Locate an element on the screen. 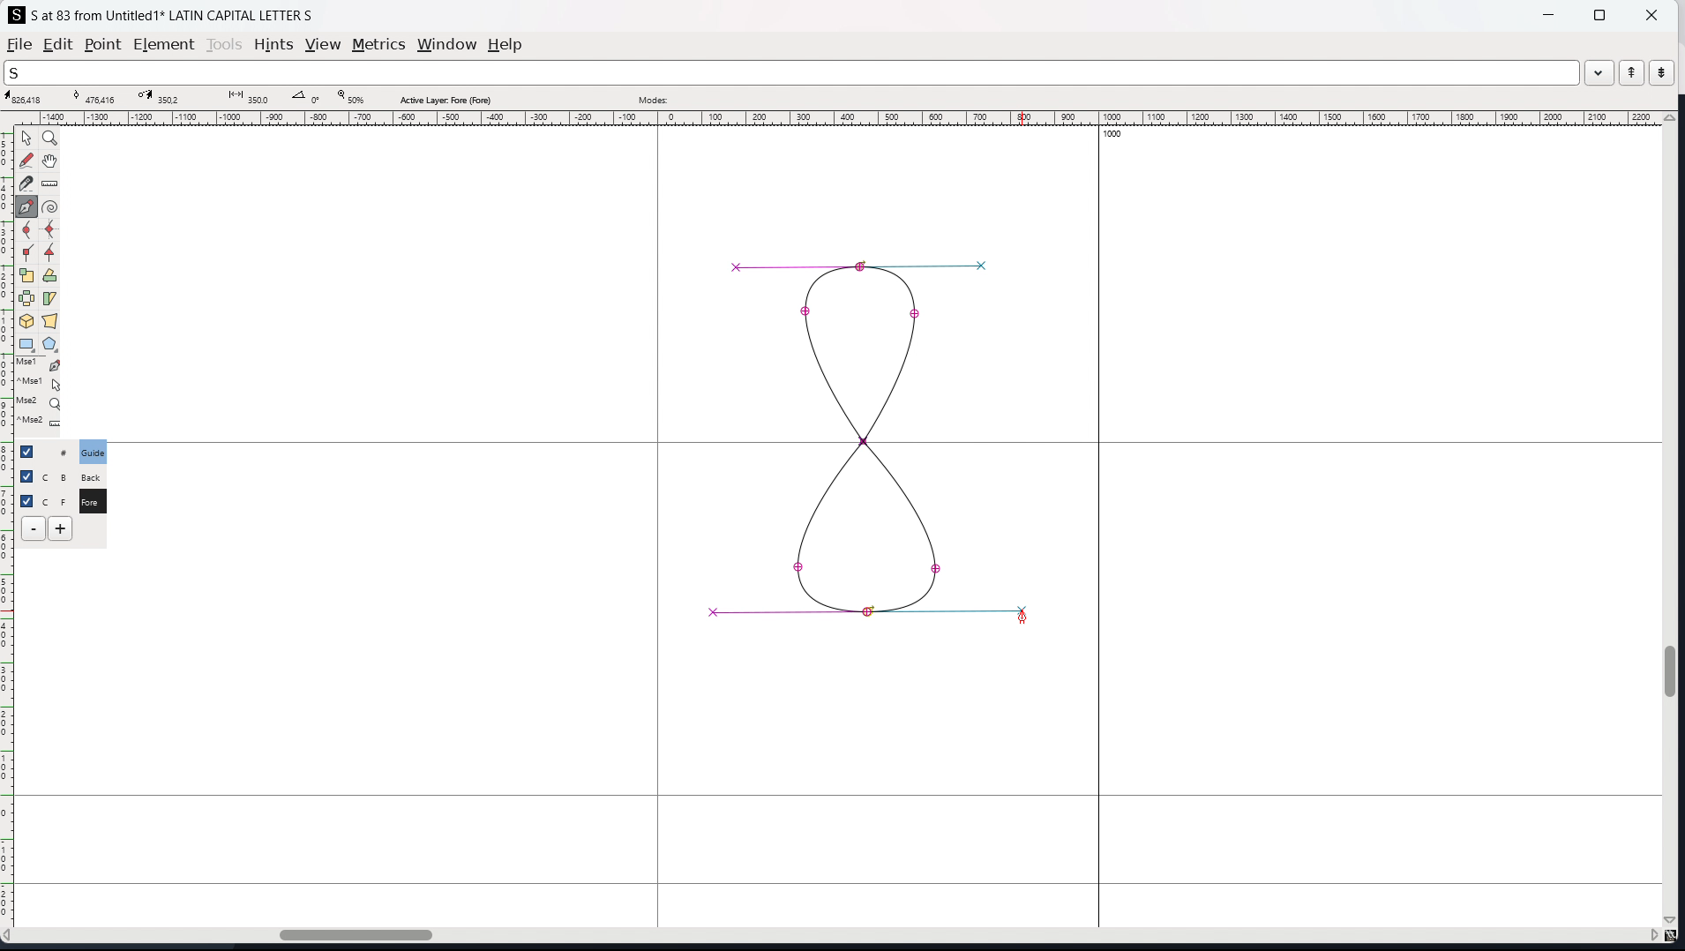 The image size is (1685, 951). skew selection is located at coordinates (50, 300).